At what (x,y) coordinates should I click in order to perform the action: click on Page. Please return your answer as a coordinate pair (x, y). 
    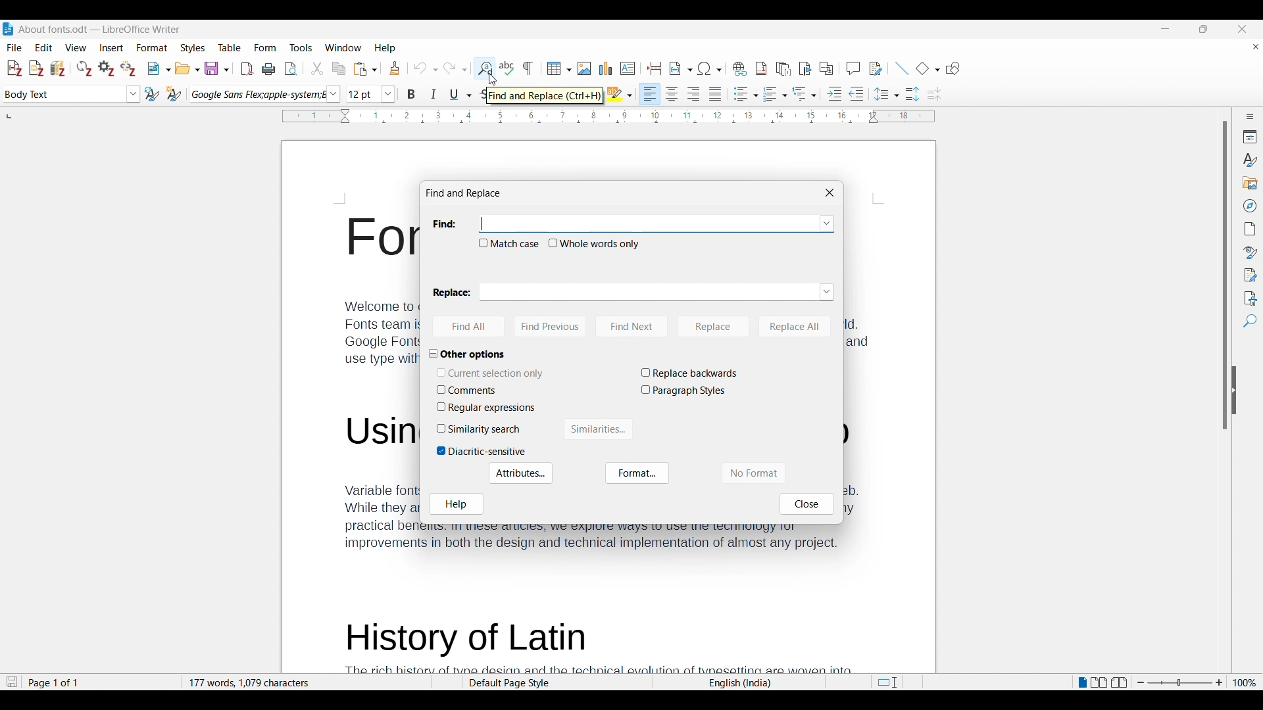
    Looking at the image, I should click on (1249, 229).